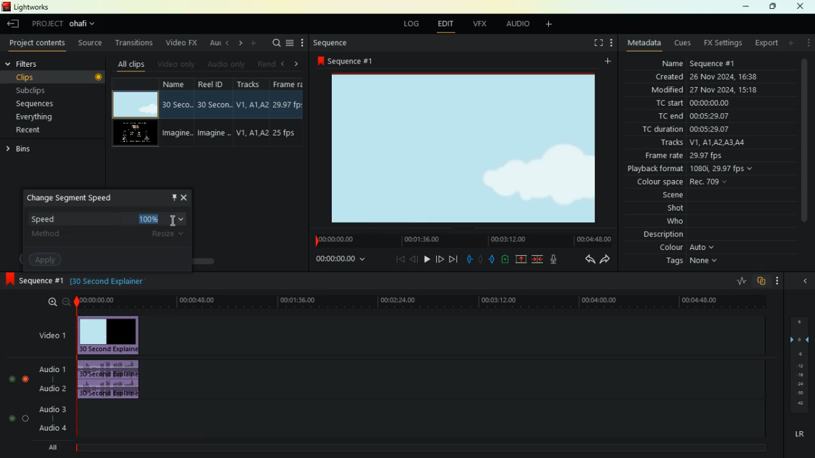 This screenshot has width=815, height=458. I want to click on everything, so click(39, 117).